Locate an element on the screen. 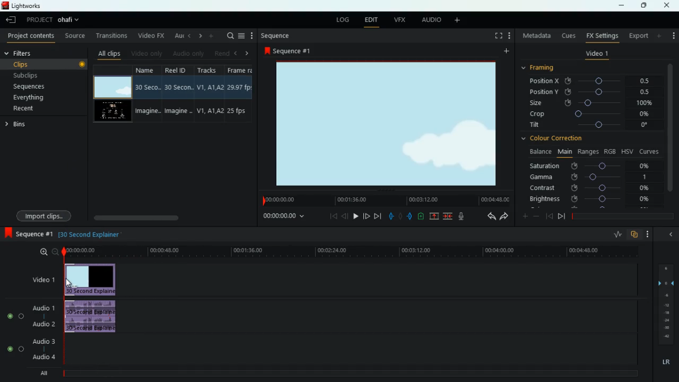 The image size is (679, 382). fps is located at coordinates (238, 94).